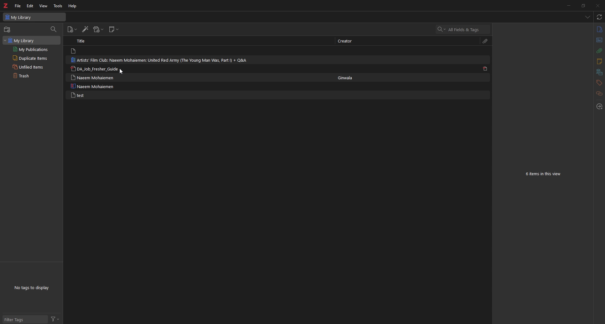  Describe the element at coordinates (32, 49) in the screenshot. I see `my publications` at that location.